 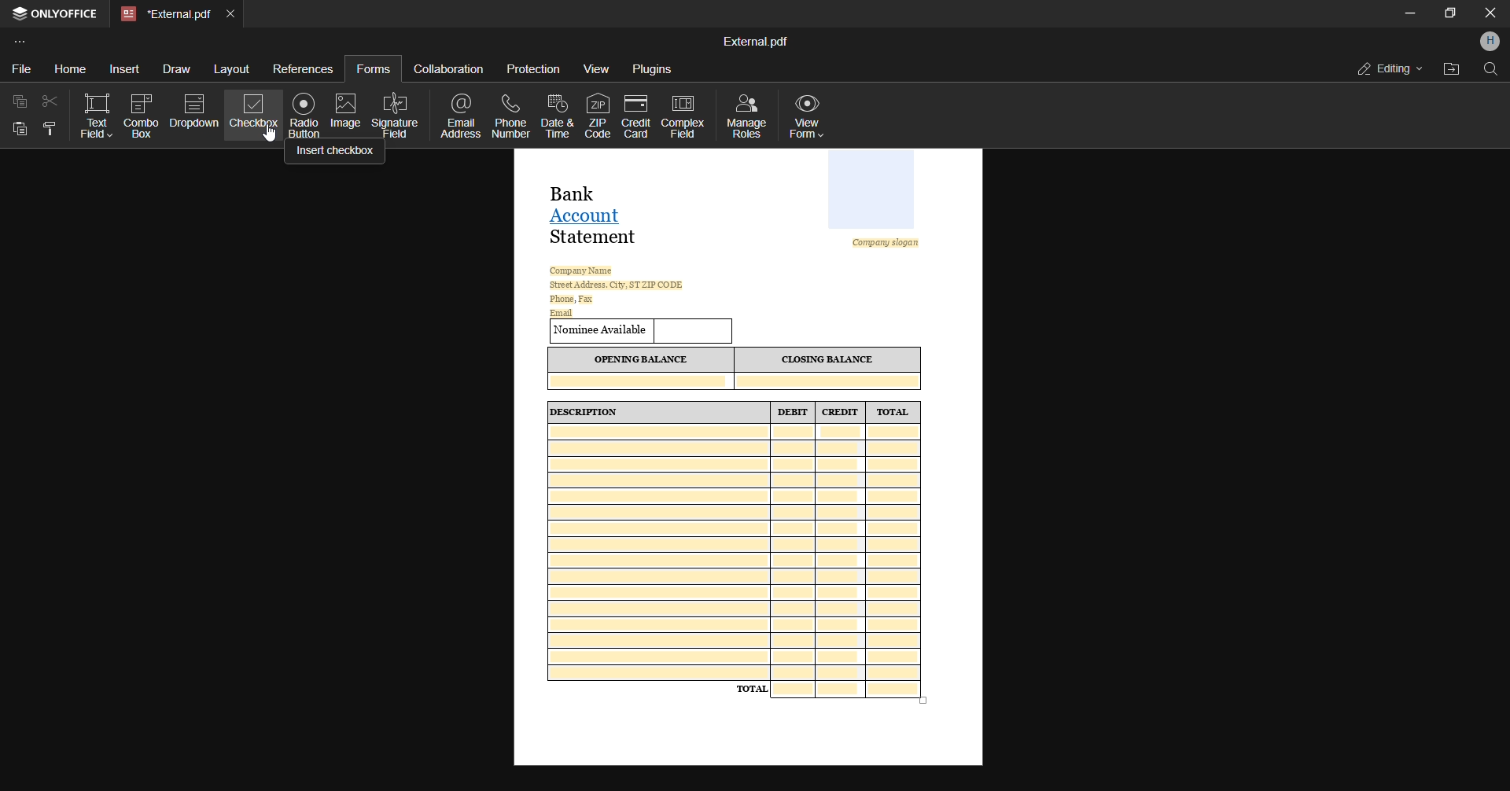 What do you see at coordinates (634, 116) in the screenshot?
I see `credit card` at bounding box center [634, 116].